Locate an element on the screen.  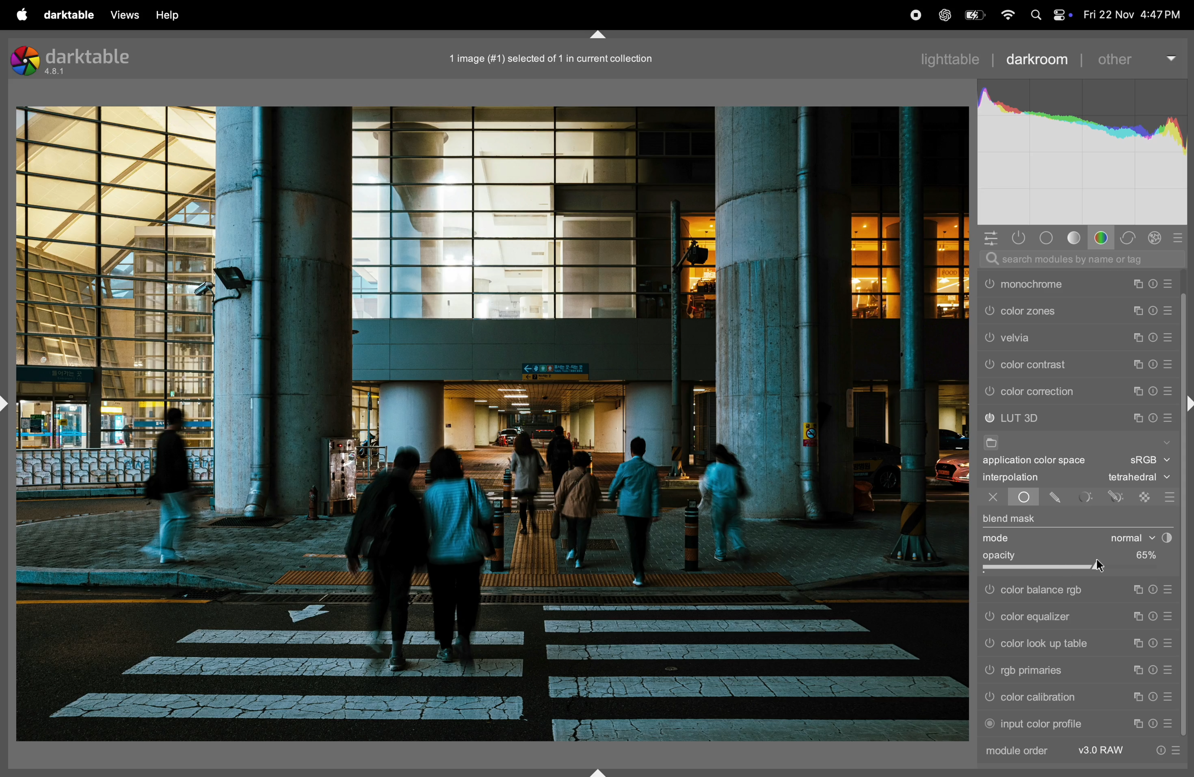
multiple instance actions is located at coordinates (1139, 591).